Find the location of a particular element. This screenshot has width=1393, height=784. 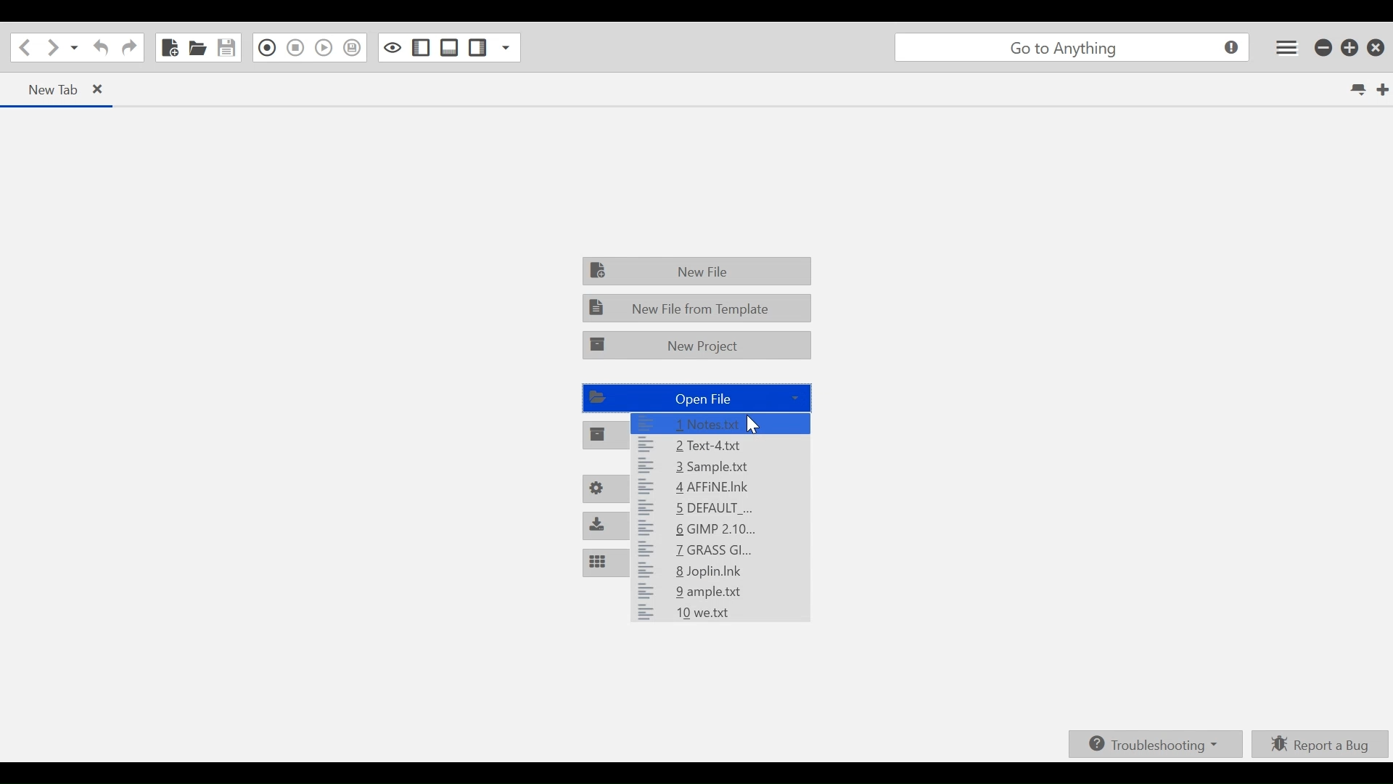

Go back one loaction is located at coordinates (24, 47).